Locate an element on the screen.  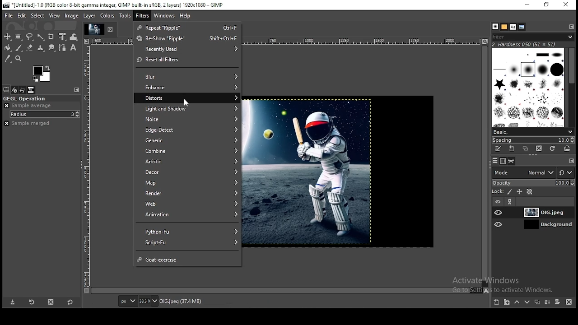
render is located at coordinates (190, 193).